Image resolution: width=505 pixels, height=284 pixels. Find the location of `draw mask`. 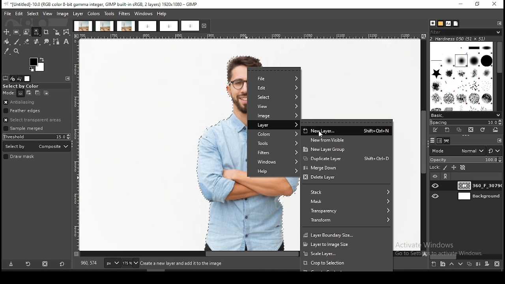

draw mask is located at coordinates (20, 157).